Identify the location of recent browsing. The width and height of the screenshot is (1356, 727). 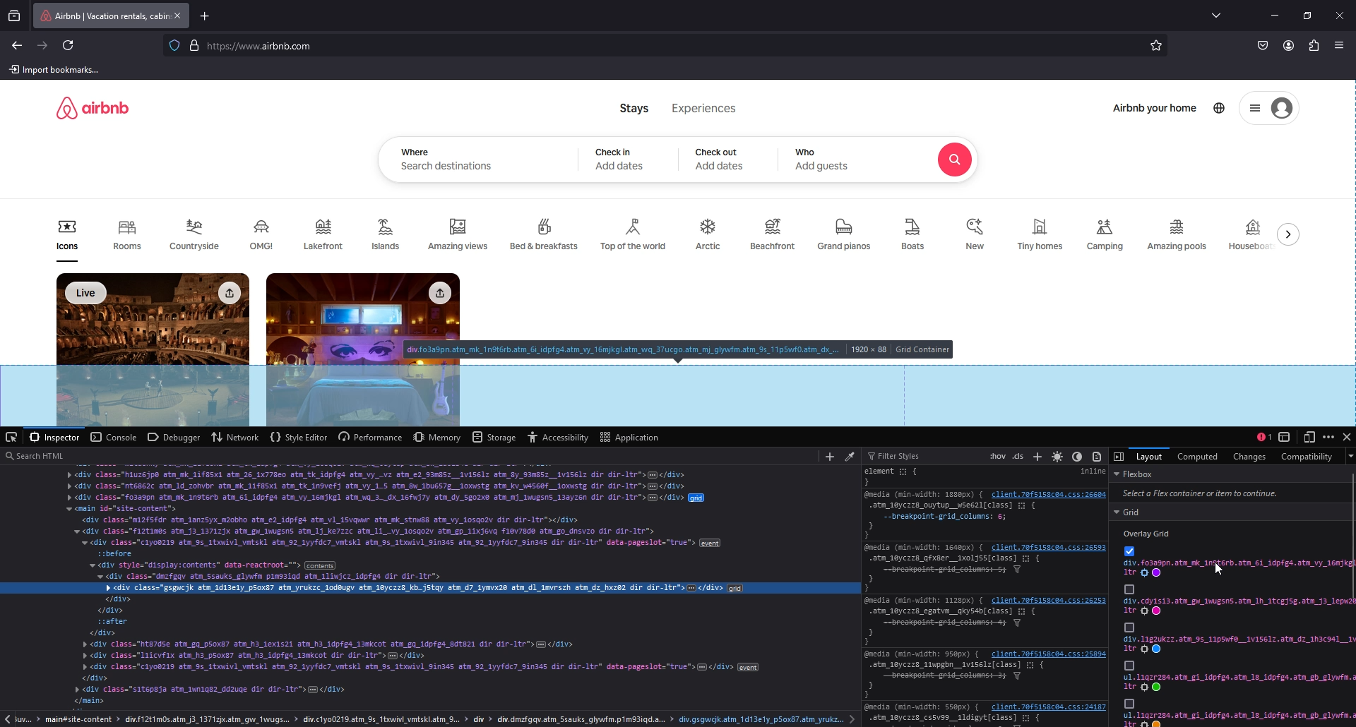
(17, 16).